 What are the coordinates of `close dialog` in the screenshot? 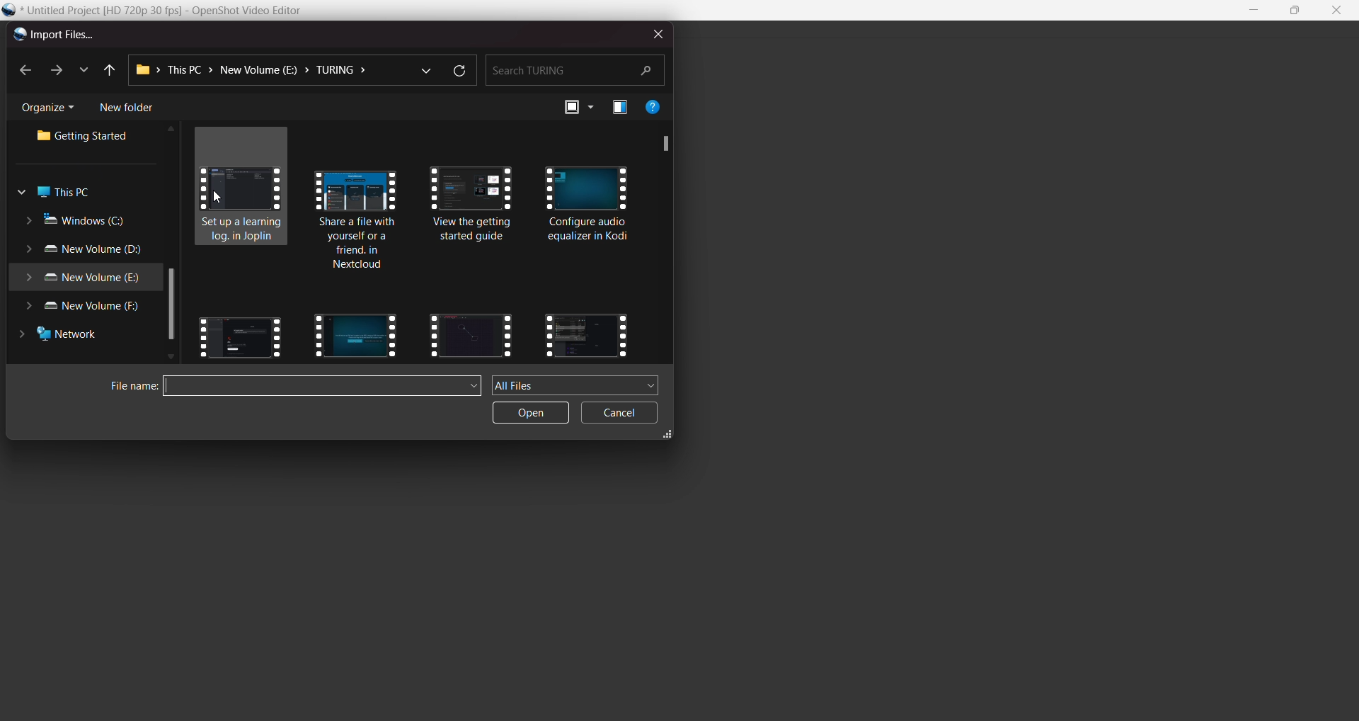 It's located at (655, 33).